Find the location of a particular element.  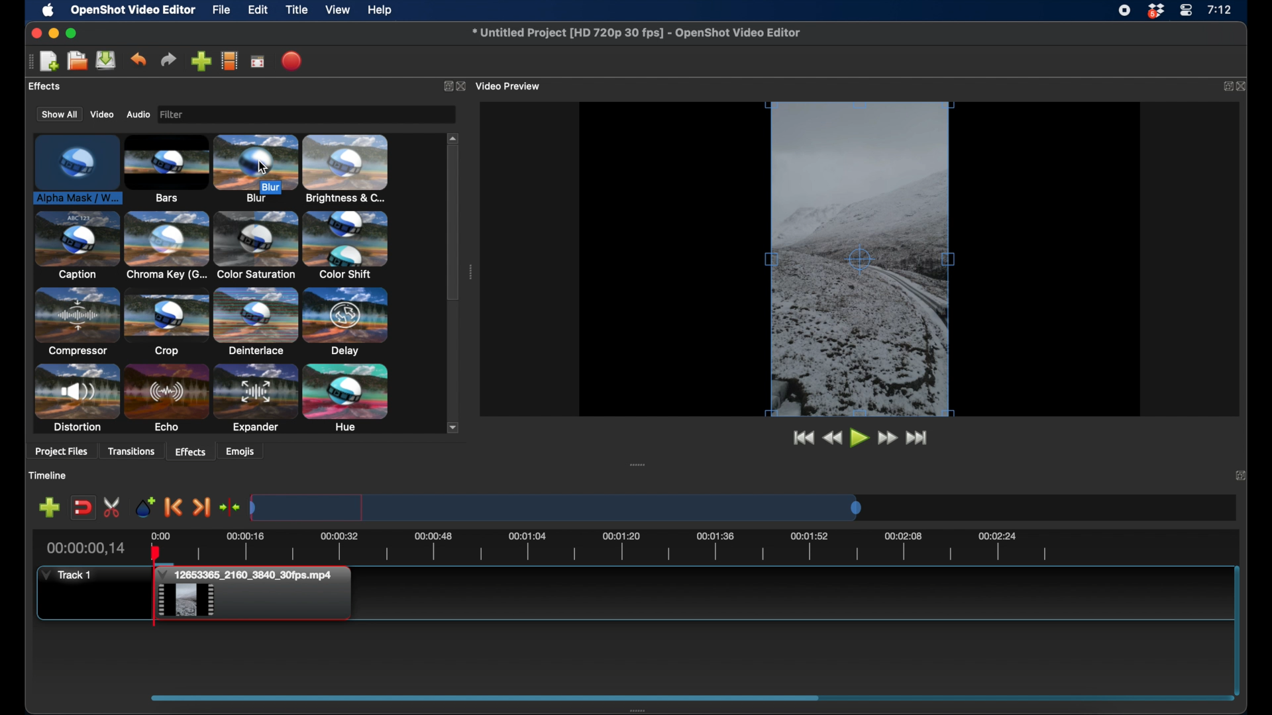

timeline scale is located at coordinates (556, 507).